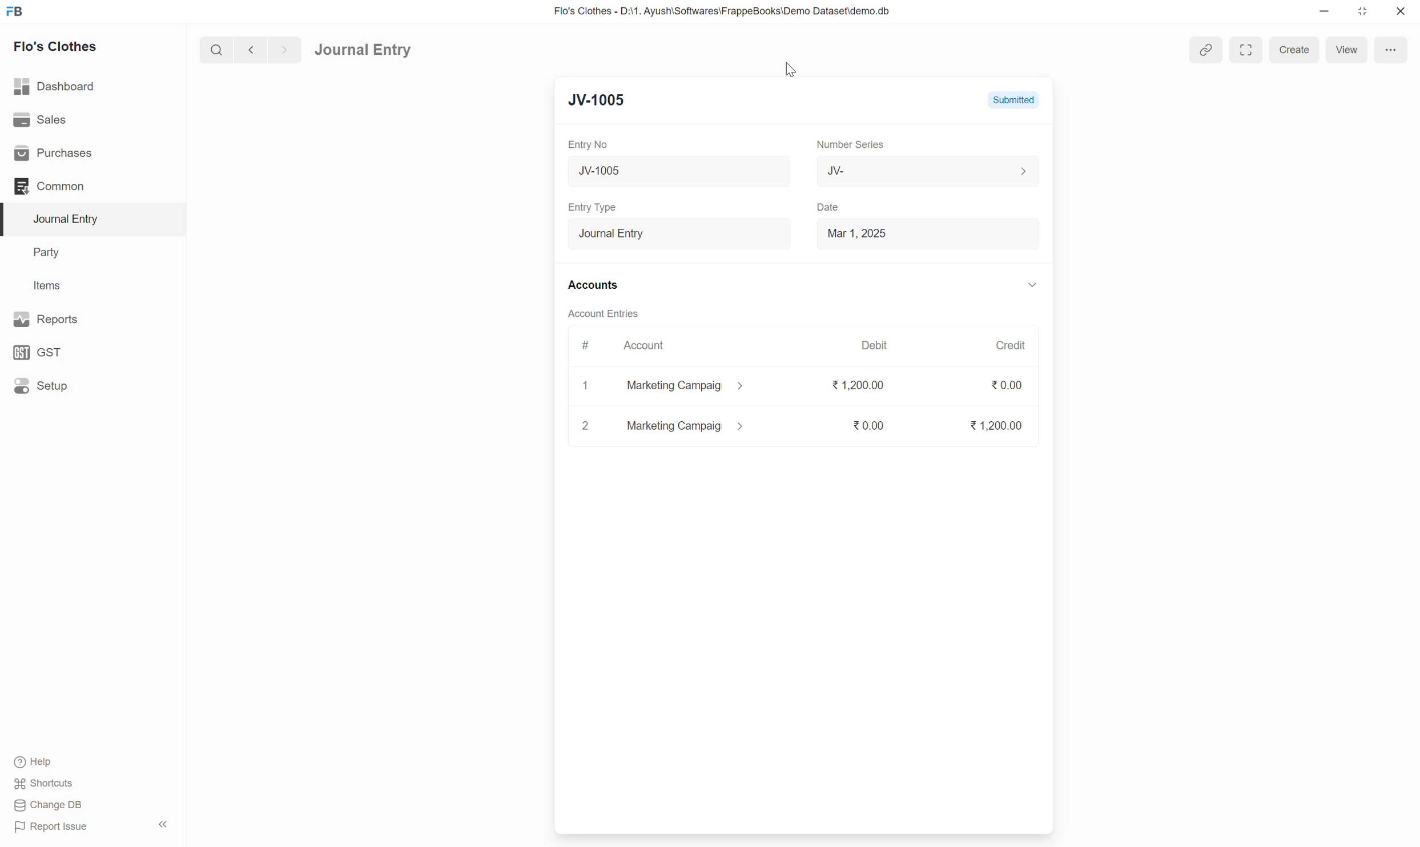 The width and height of the screenshot is (1420, 847). I want to click on search, so click(215, 50).